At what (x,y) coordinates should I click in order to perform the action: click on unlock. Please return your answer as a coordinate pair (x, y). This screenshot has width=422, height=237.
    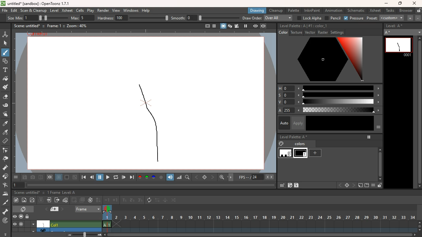
    Looking at the image, I should click on (418, 10).